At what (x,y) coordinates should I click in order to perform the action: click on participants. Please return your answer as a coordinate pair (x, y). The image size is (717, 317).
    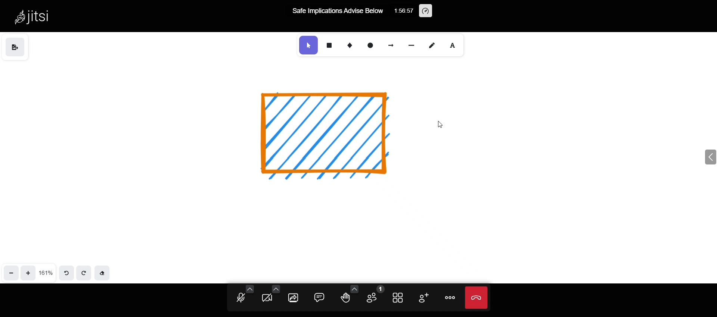
    Looking at the image, I should click on (374, 295).